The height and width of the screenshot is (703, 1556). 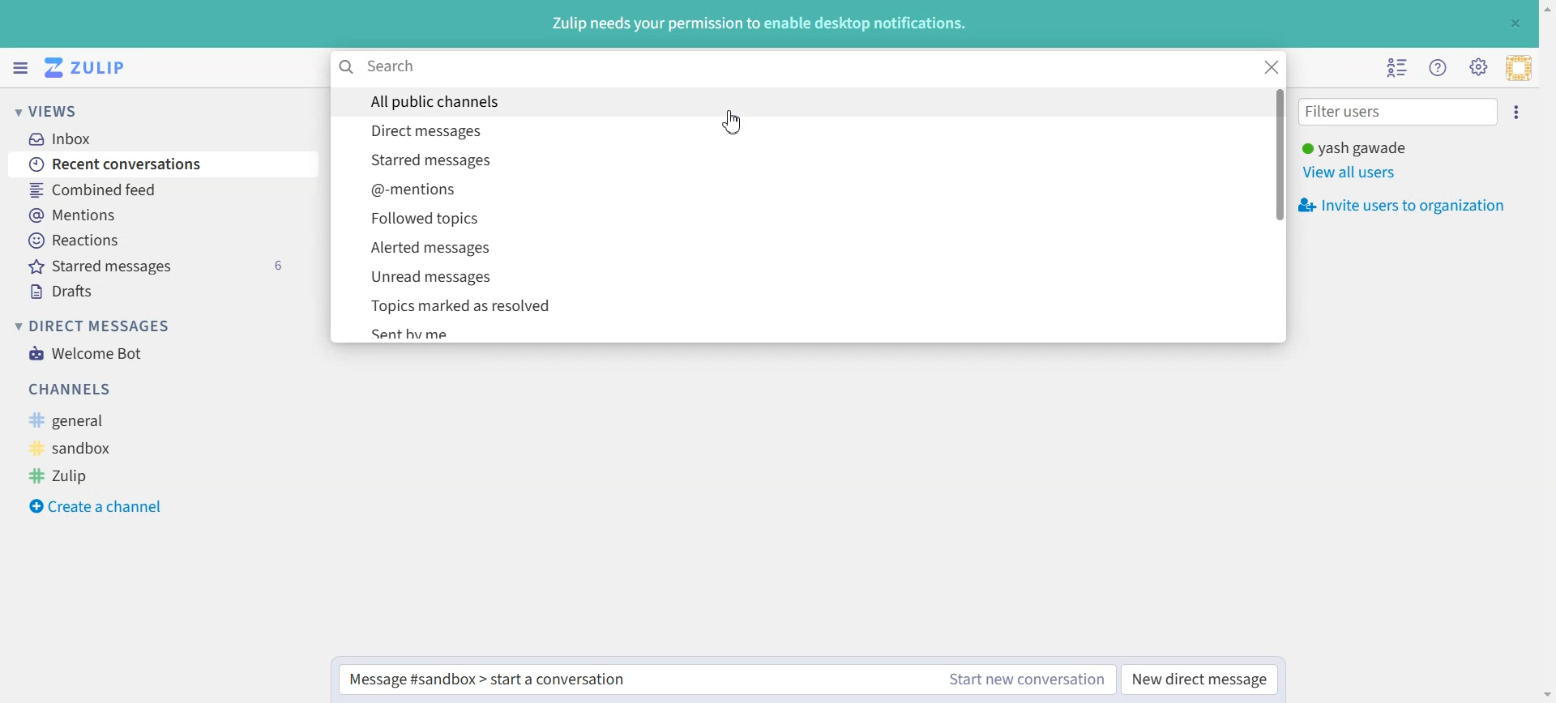 I want to click on Views, so click(x=69, y=110).